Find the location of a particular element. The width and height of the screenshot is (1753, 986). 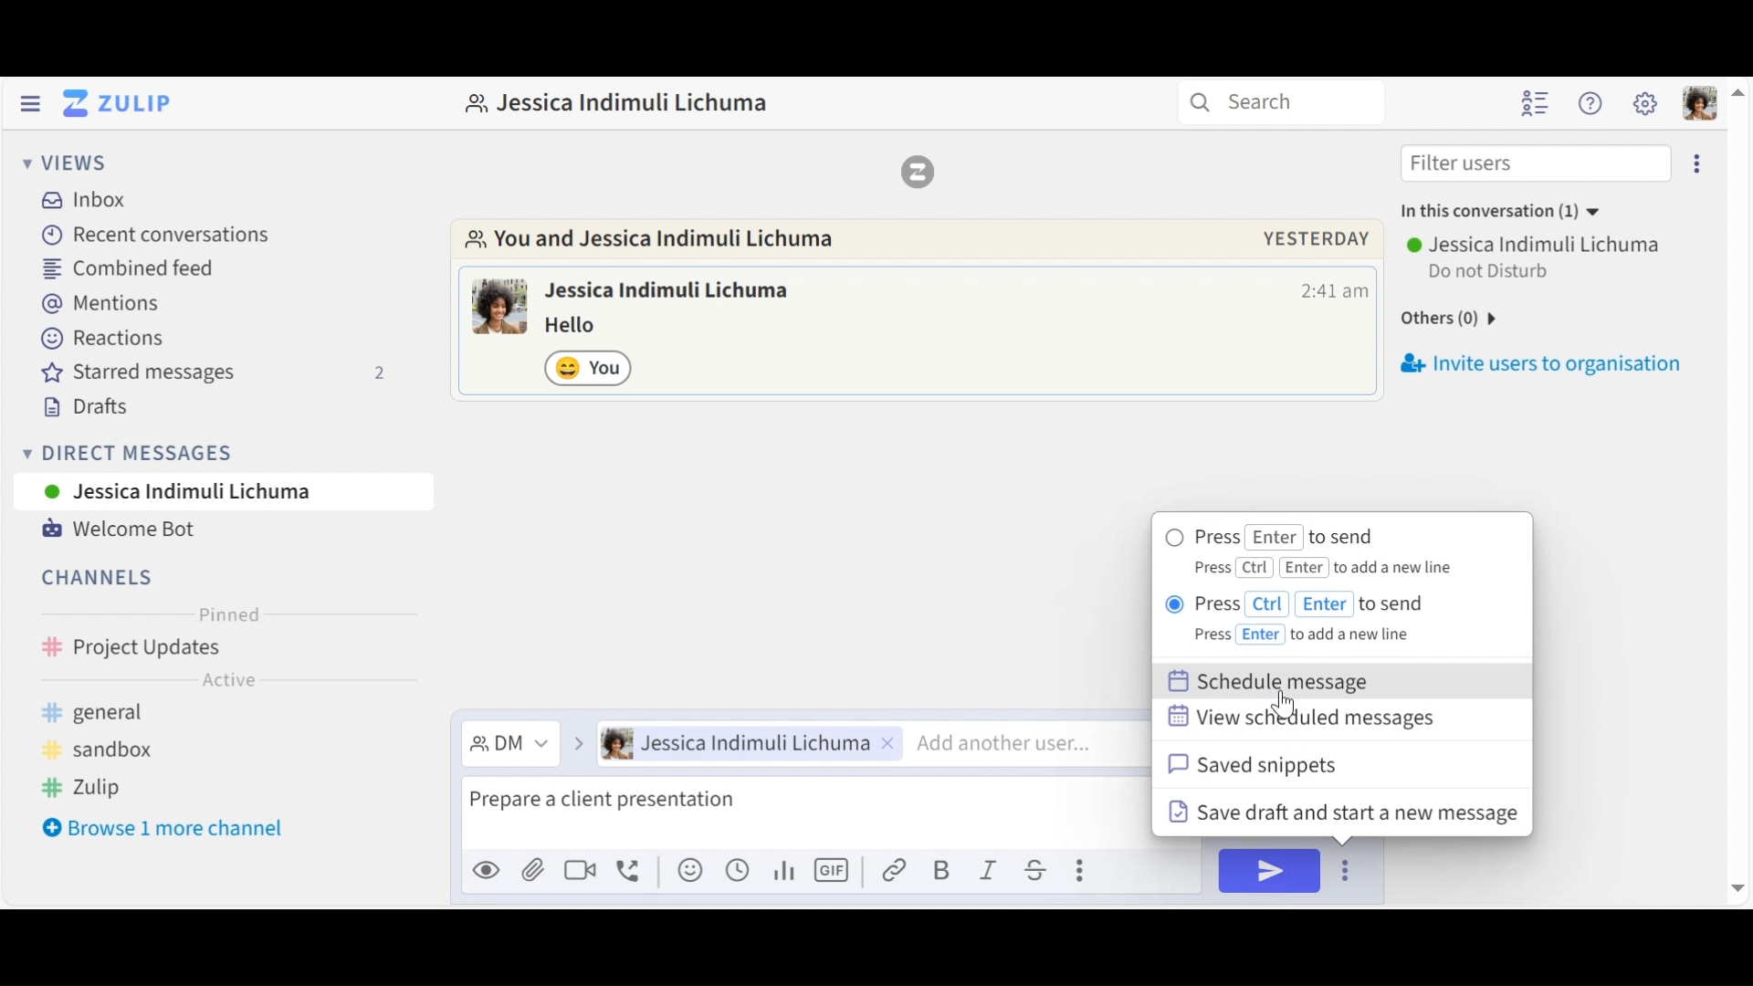

Compose actions is located at coordinates (1078, 867).